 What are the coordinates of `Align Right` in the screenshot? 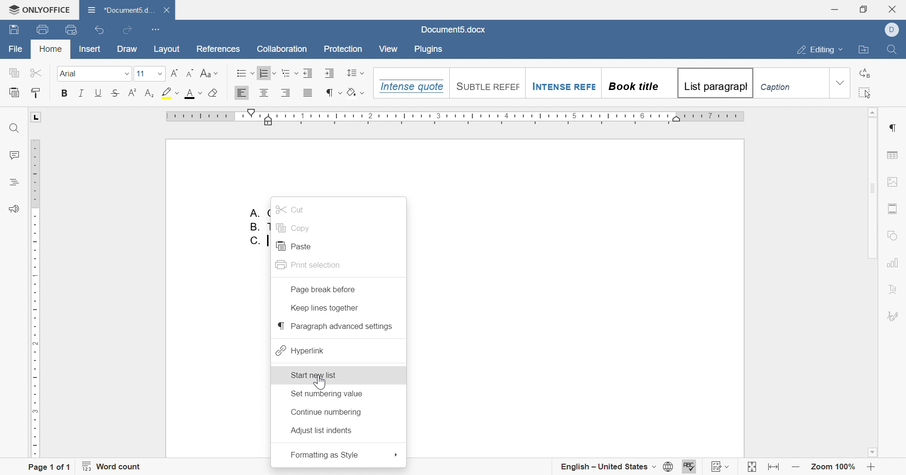 It's located at (286, 92).